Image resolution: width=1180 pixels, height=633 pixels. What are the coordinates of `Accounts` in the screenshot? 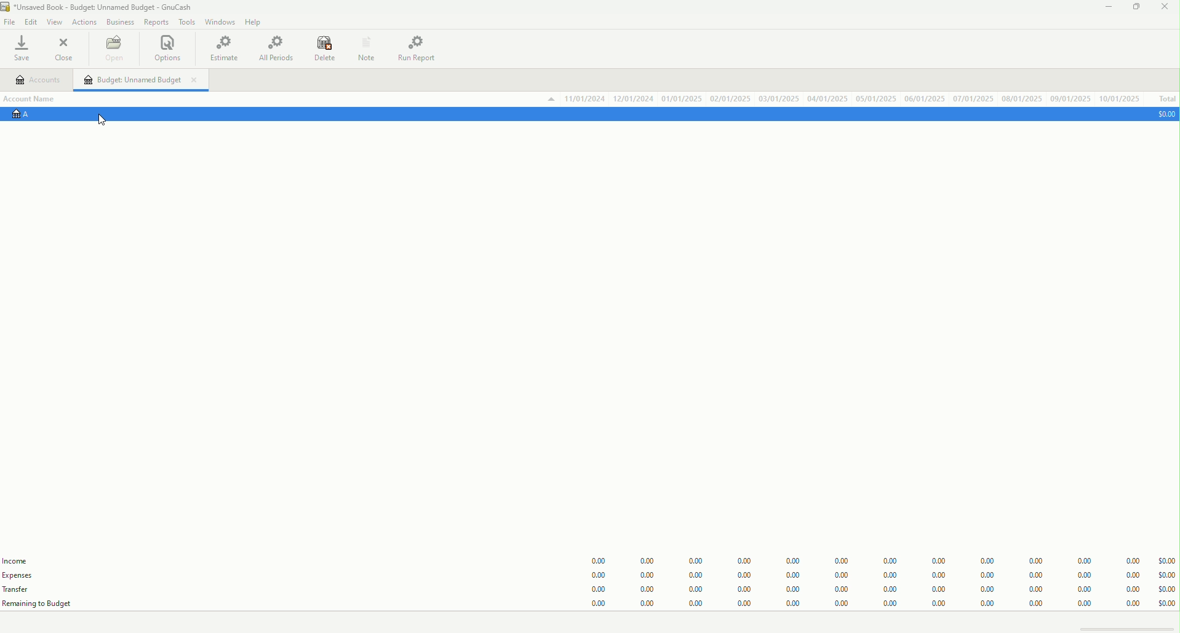 It's located at (33, 80).